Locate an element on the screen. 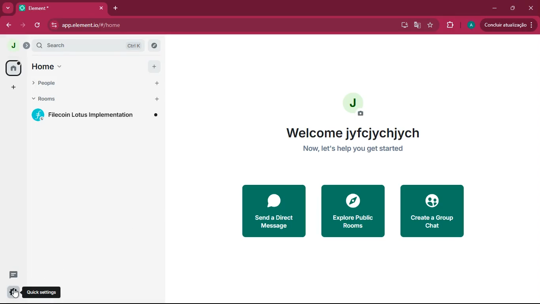 Image resolution: width=540 pixels, height=304 pixels. forward is located at coordinates (22, 25).